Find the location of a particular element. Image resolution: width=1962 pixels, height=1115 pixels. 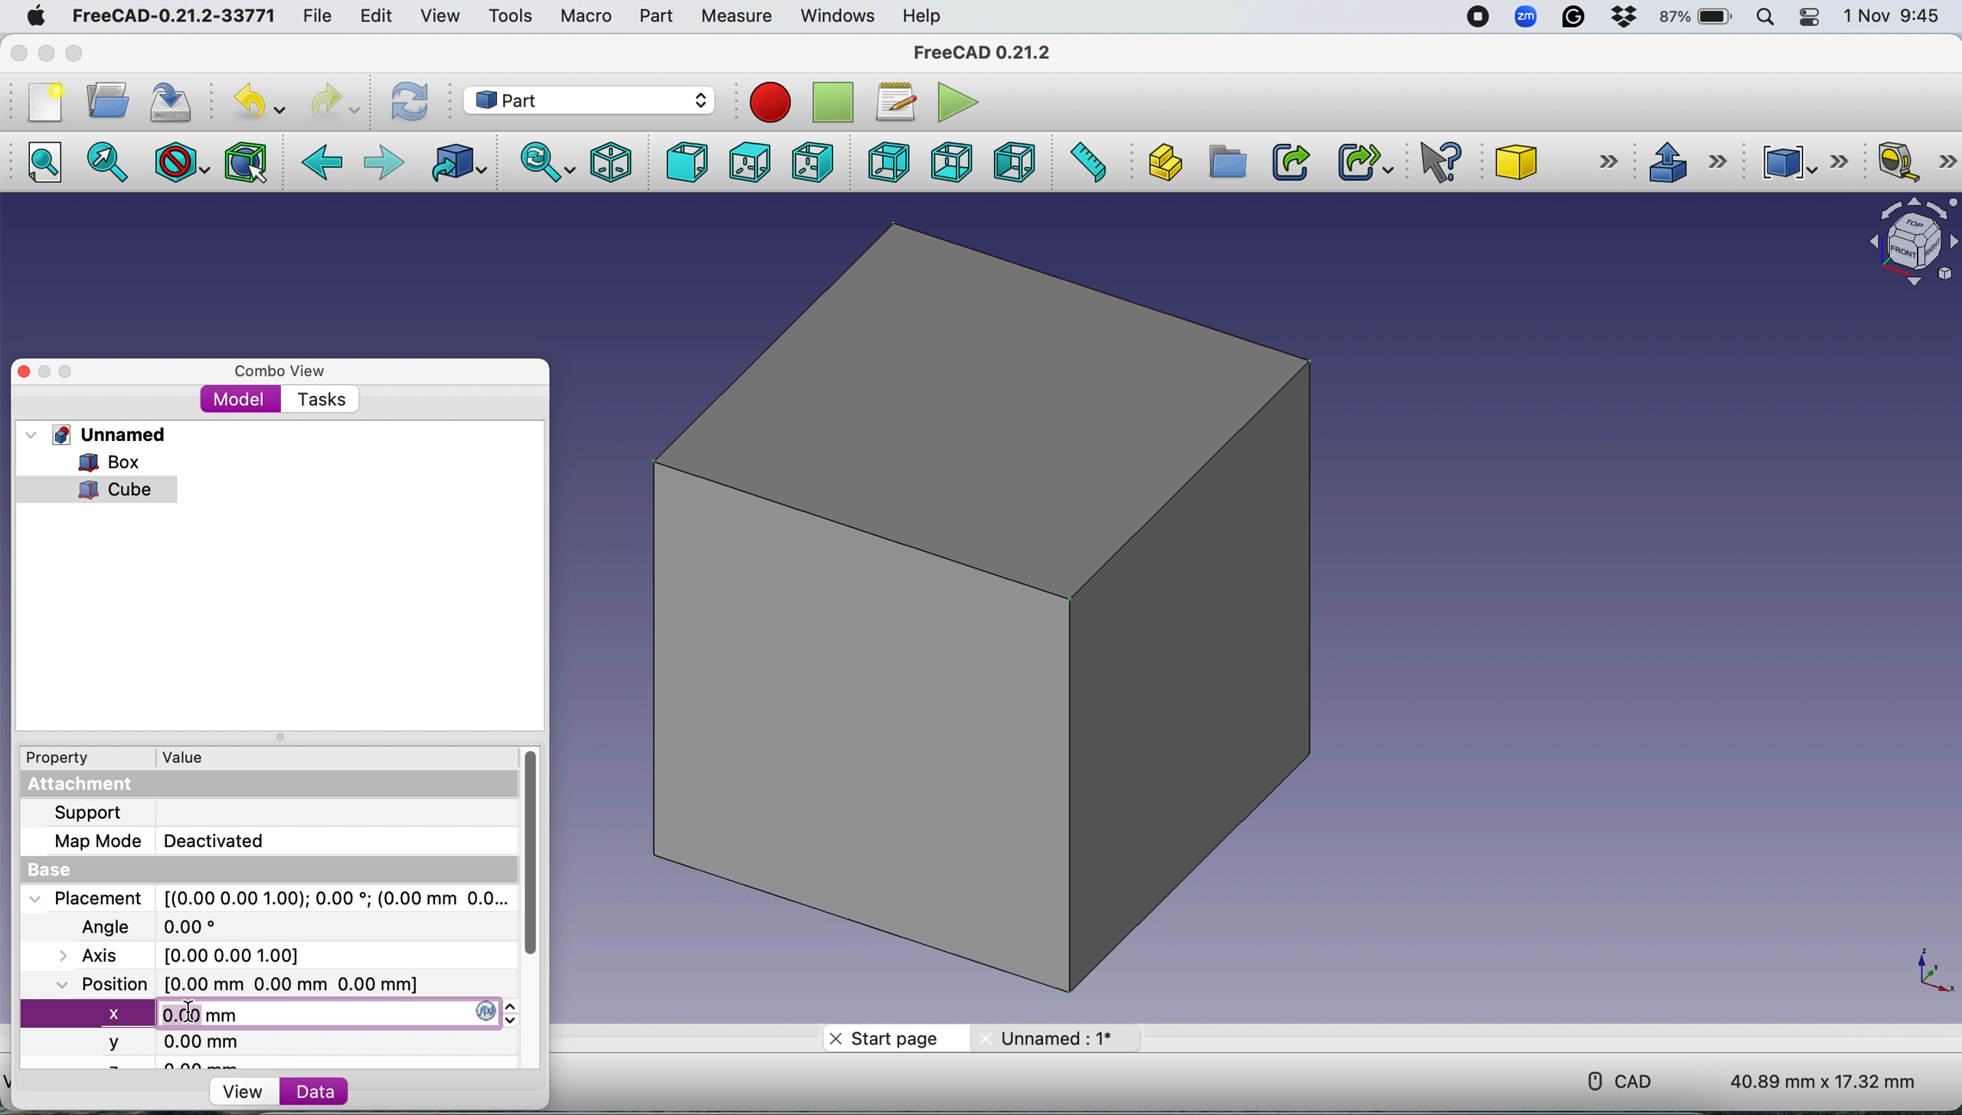

Box is located at coordinates (1003, 613).